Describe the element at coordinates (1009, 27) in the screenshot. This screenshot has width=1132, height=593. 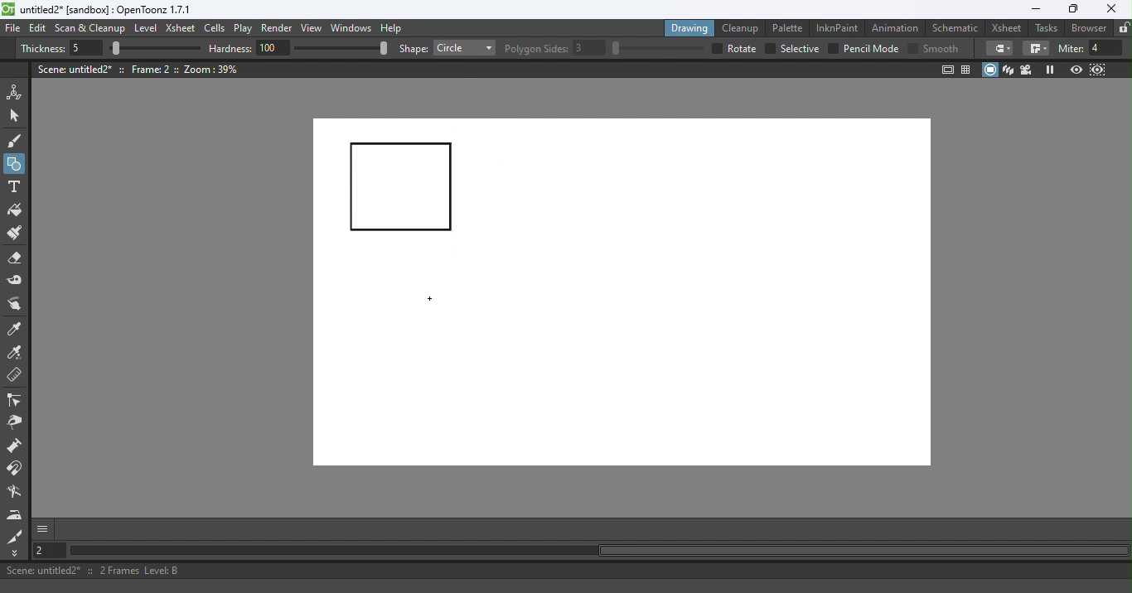
I see `Xsheet` at that location.